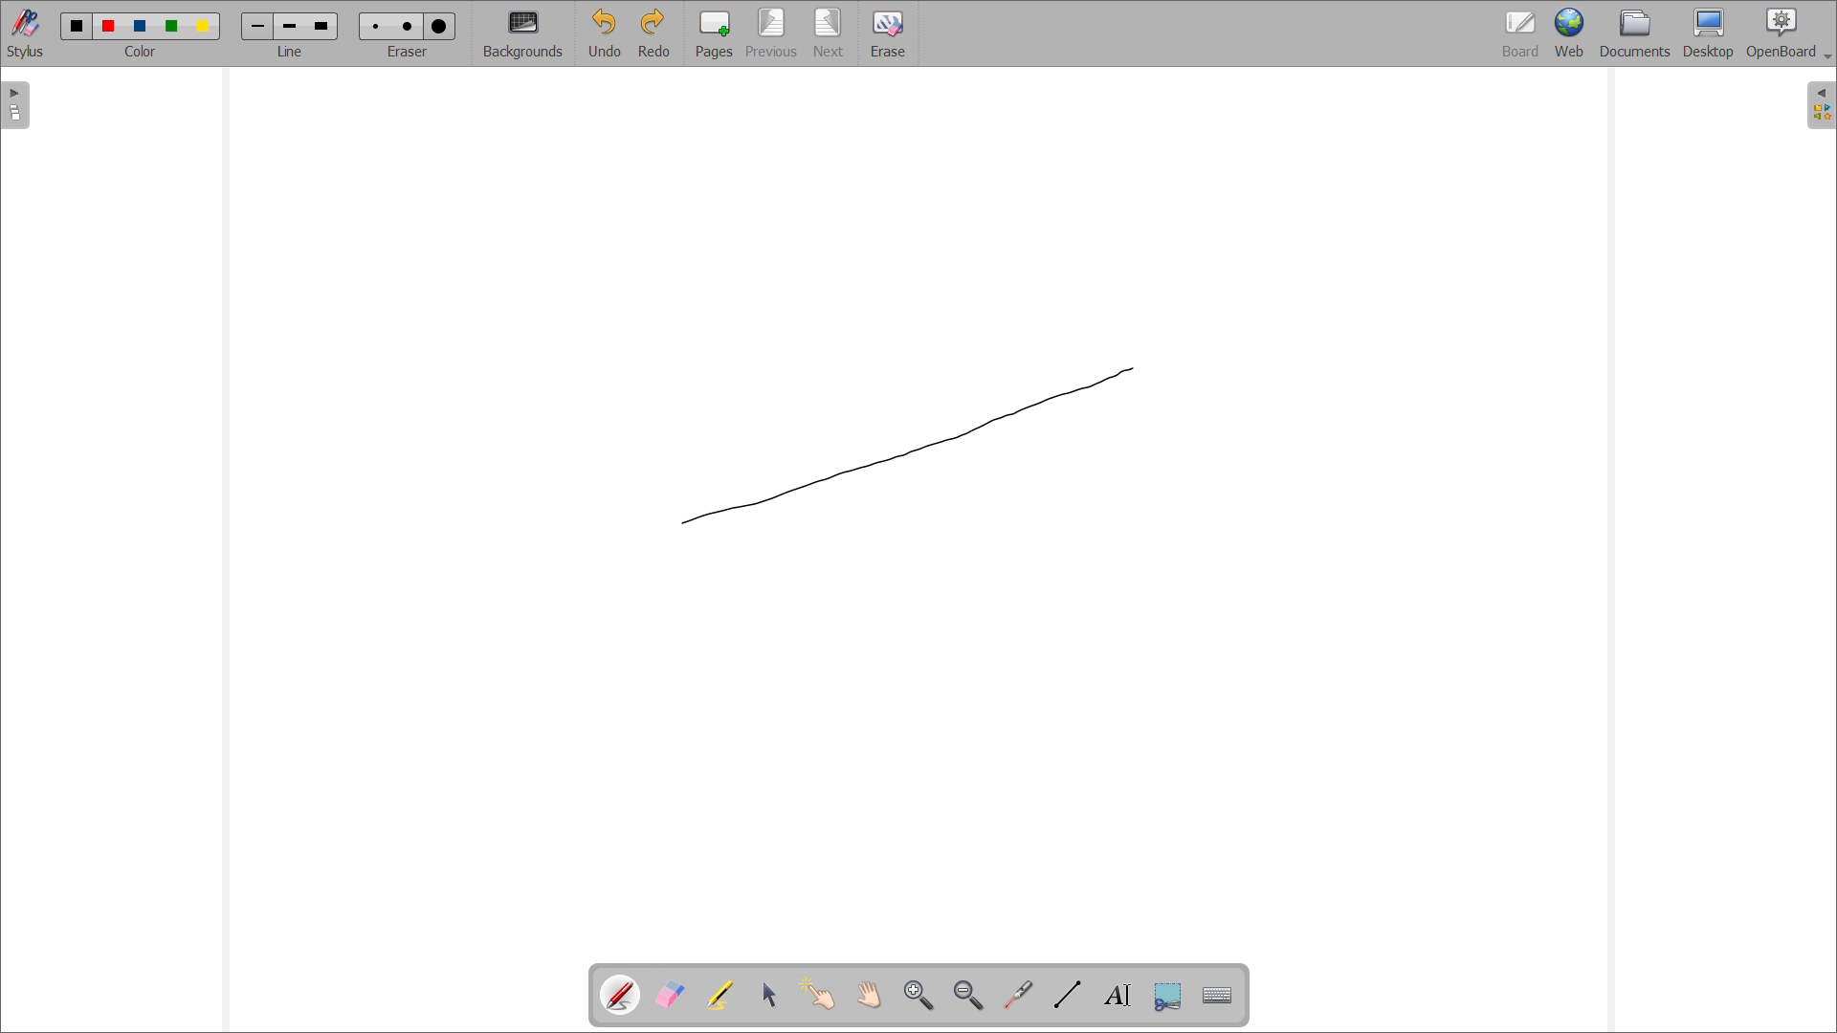 This screenshot has height=1033, width=1837. Describe the element at coordinates (671, 995) in the screenshot. I see `erase annotations` at that location.